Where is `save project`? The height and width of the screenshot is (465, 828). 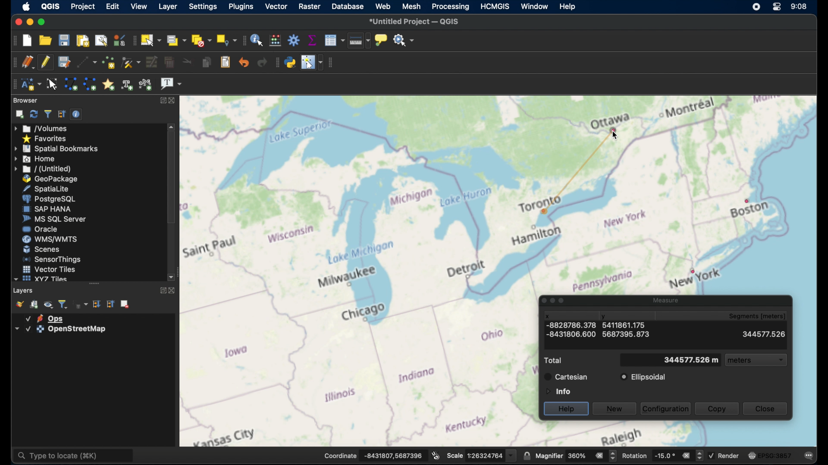
save project is located at coordinates (64, 40).